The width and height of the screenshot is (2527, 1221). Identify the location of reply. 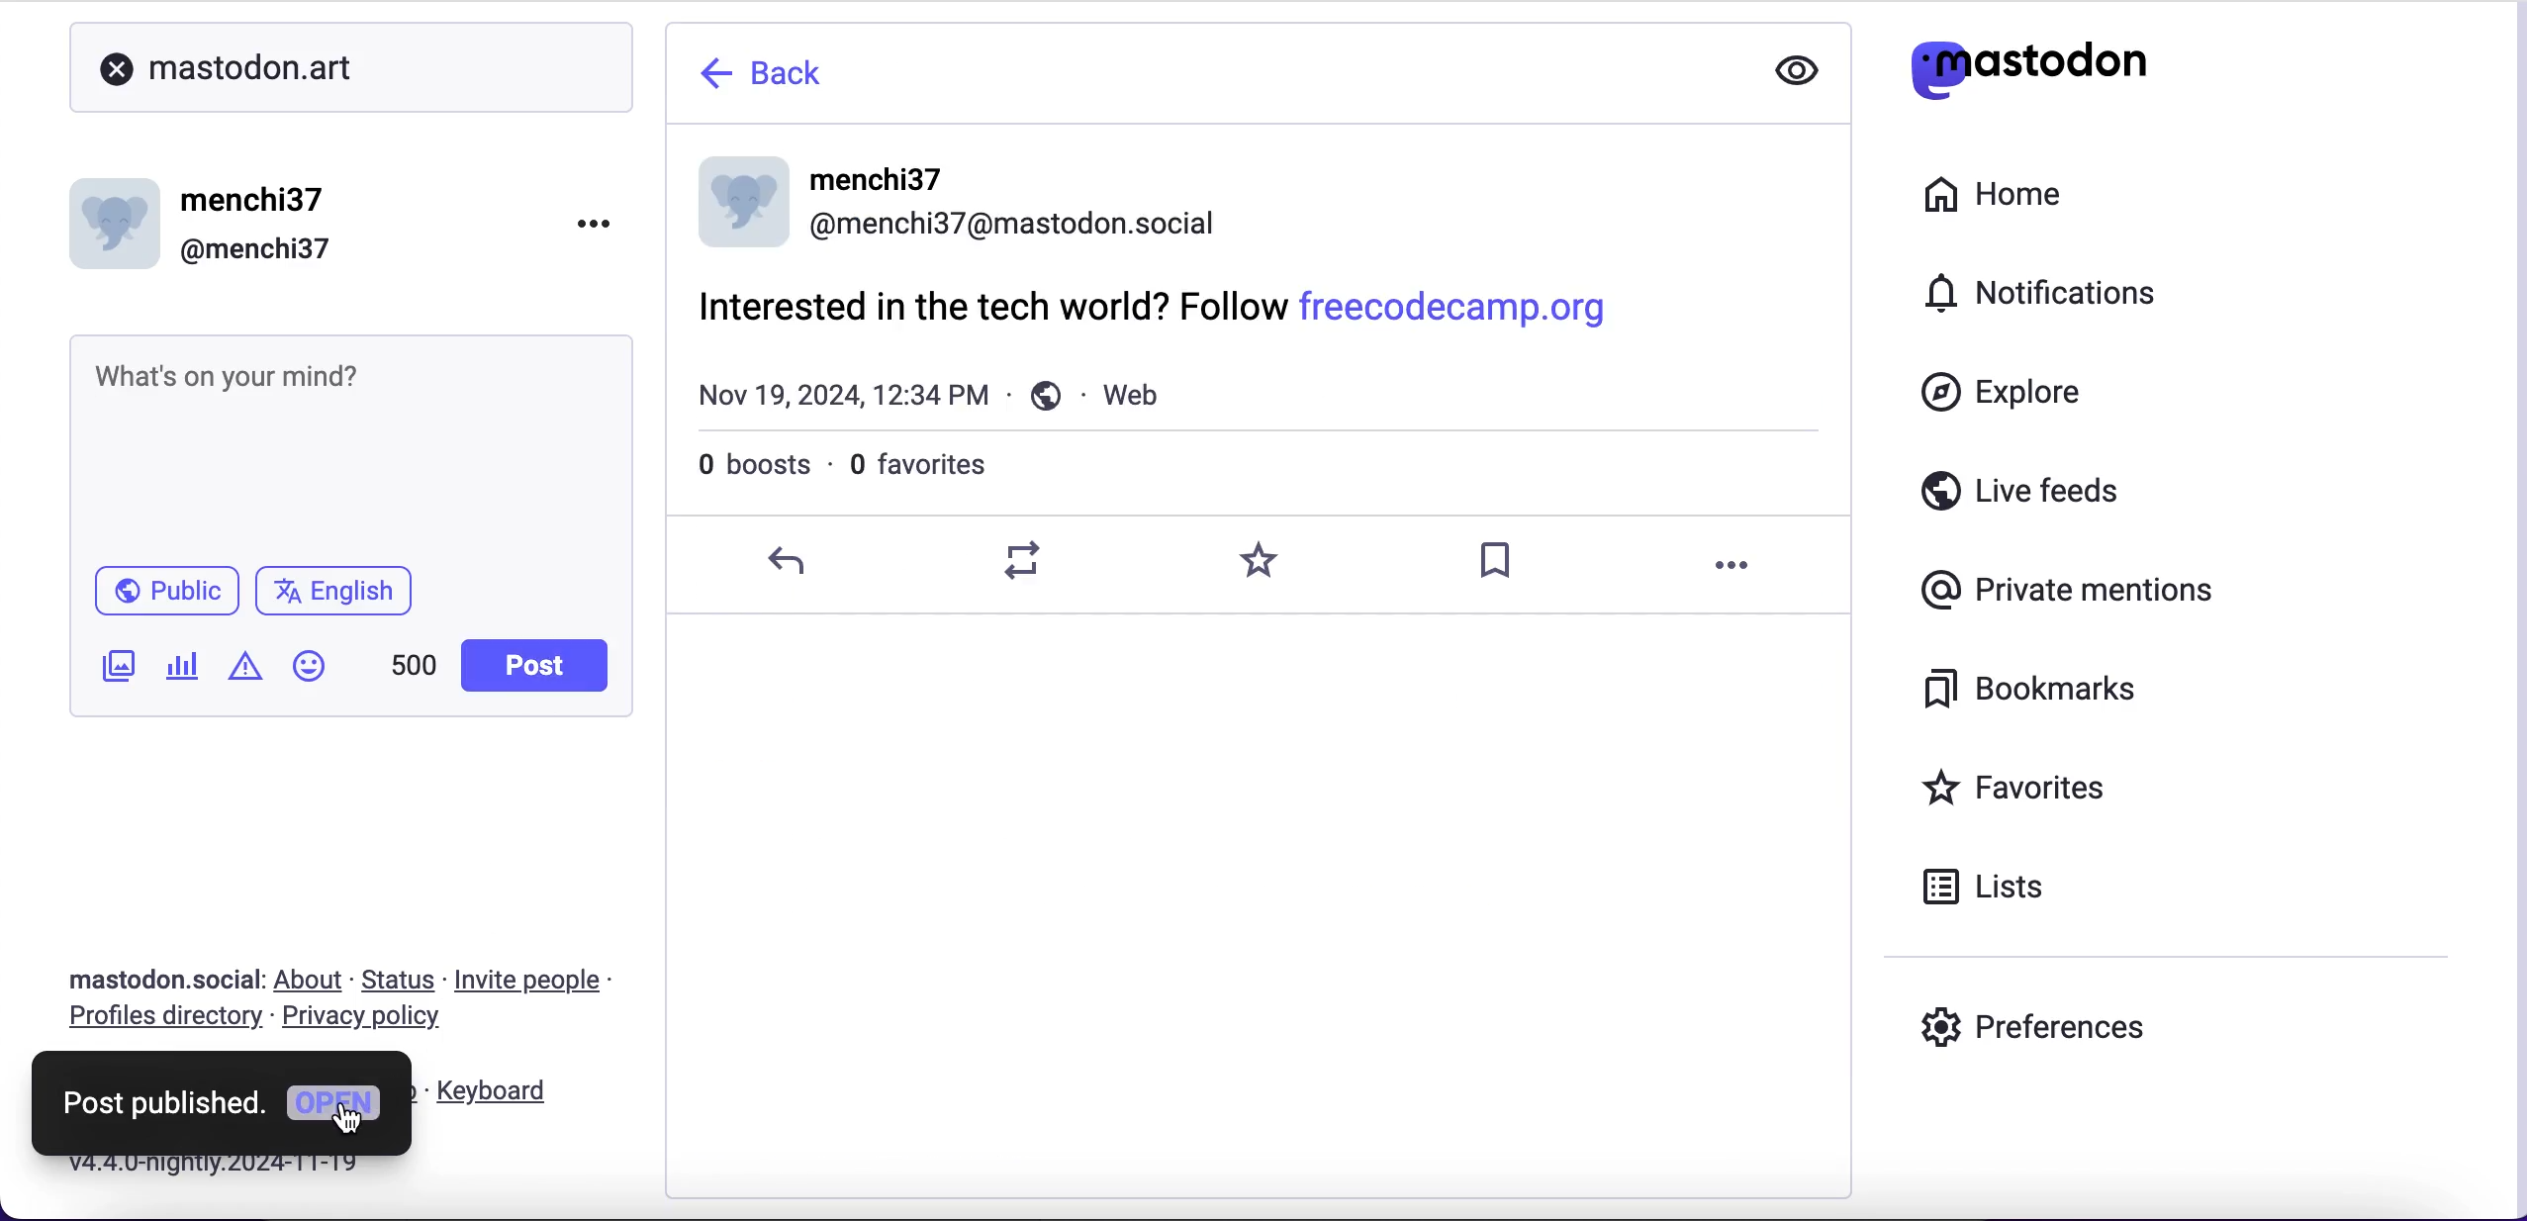
(792, 559).